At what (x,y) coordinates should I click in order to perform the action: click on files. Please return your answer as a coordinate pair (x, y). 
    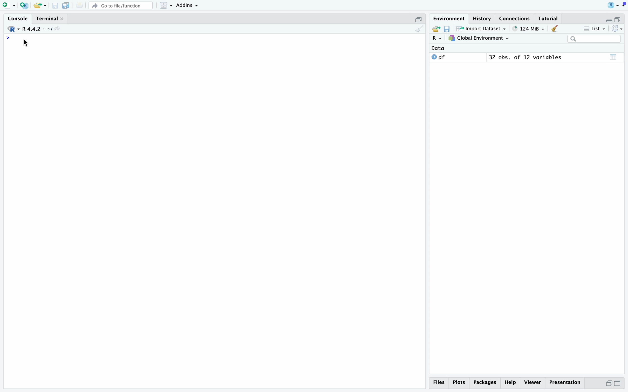
    Looking at the image, I should click on (441, 383).